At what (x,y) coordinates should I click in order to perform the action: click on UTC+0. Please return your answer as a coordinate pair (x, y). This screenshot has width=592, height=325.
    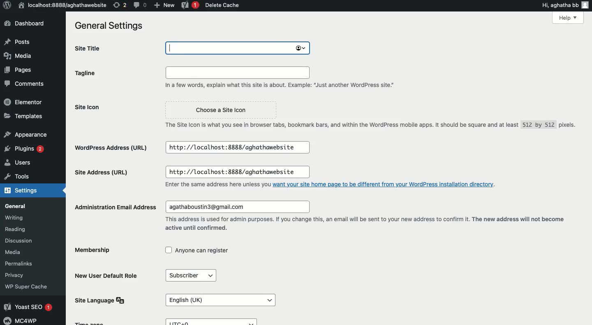
    Looking at the image, I should click on (214, 321).